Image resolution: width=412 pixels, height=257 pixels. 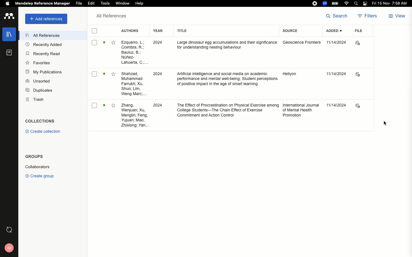 What do you see at coordinates (338, 17) in the screenshot?
I see `Search` at bounding box center [338, 17].